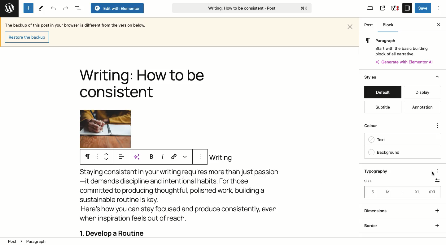 The height and width of the screenshot is (245, 446). What do you see at coordinates (370, 181) in the screenshot?
I see `Size` at bounding box center [370, 181].